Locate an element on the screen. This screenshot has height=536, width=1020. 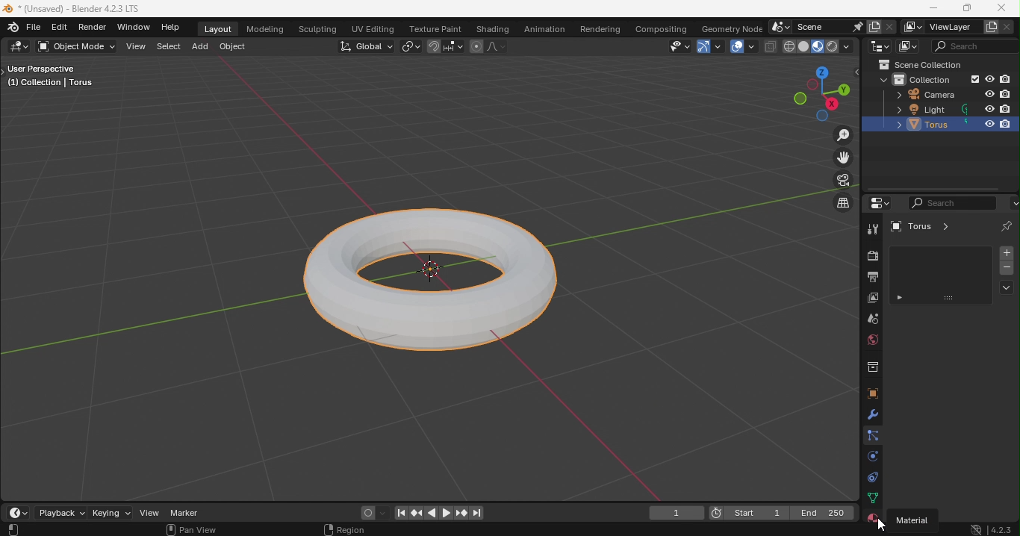
Add particle system slot is located at coordinates (1006, 252).